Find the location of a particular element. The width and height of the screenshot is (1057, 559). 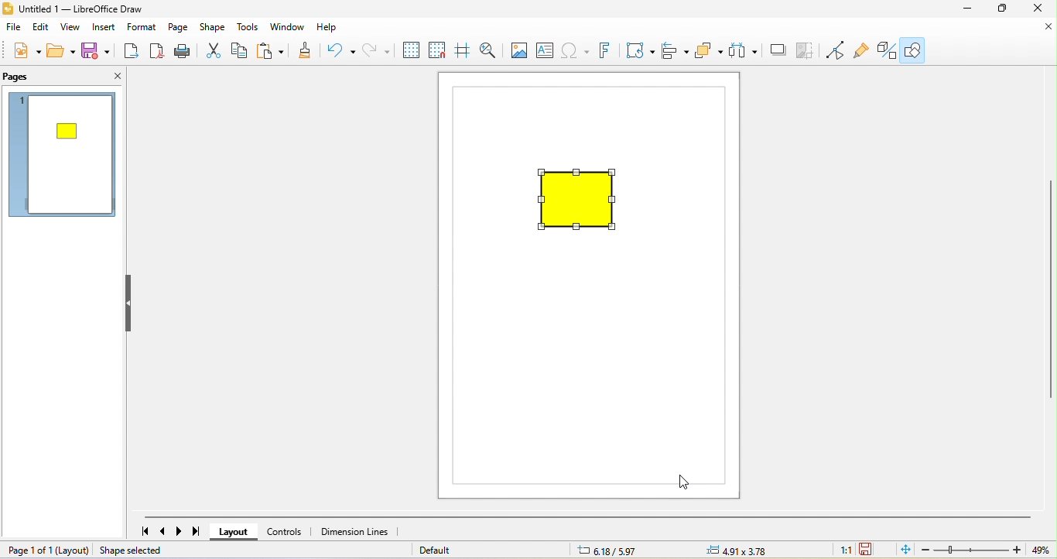

redo is located at coordinates (373, 50).